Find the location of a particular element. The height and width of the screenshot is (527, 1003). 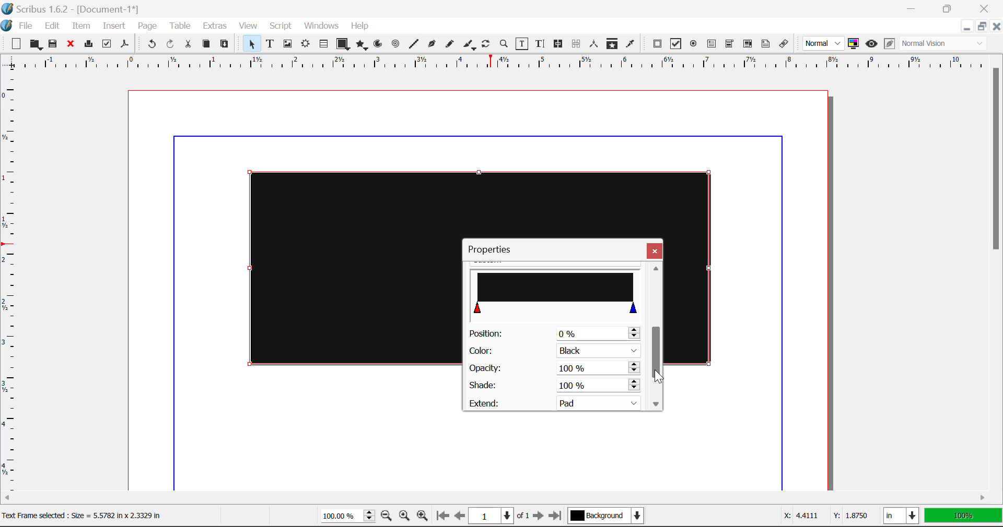

Preflight Verifier is located at coordinates (107, 45).